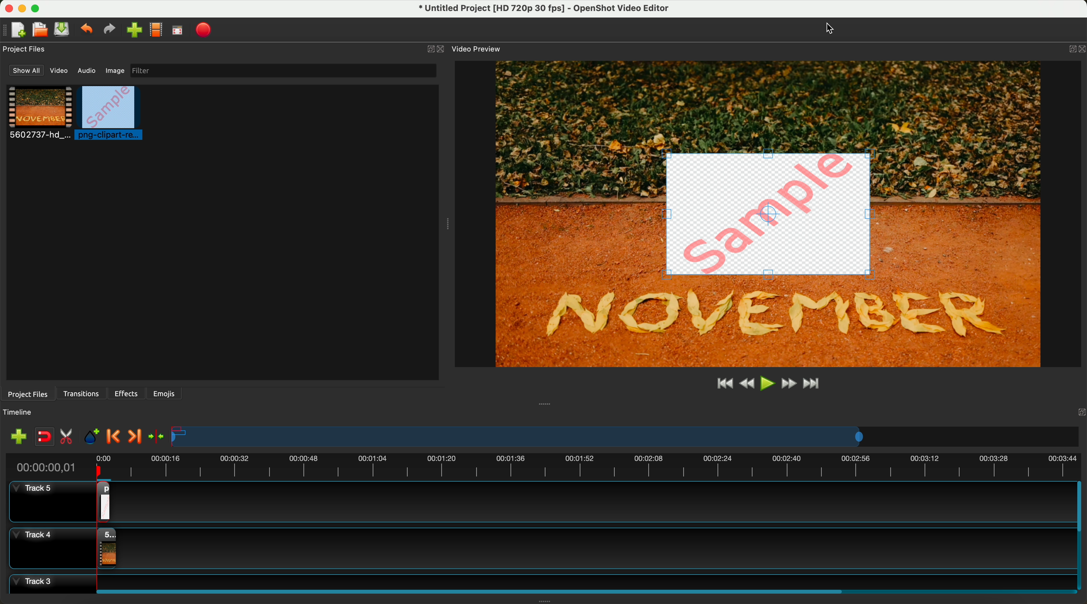 Image resolution: width=1087 pixels, height=604 pixels. Describe the element at coordinates (746, 385) in the screenshot. I see `rewind` at that location.